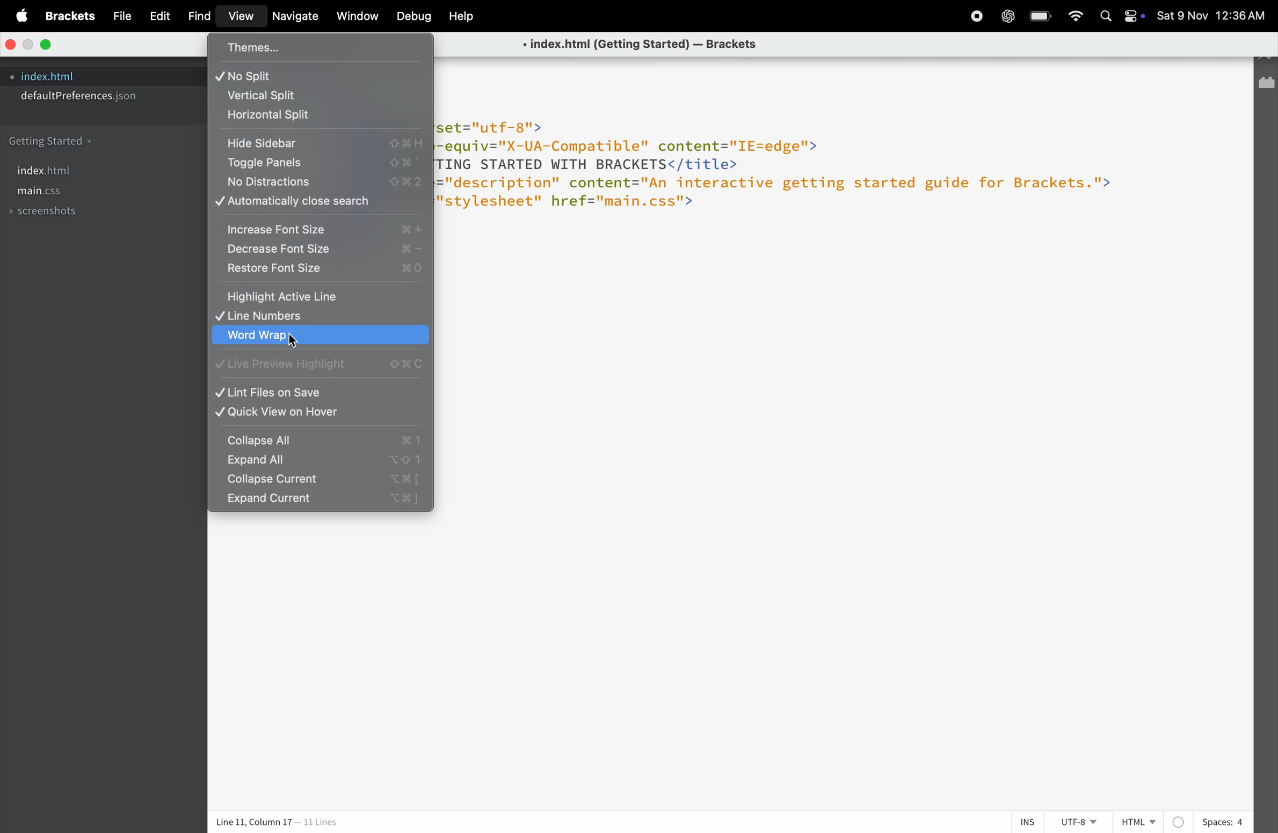 This screenshot has width=1278, height=833. What do you see at coordinates (24, 16) in the screenshot?
I see `apple menu` at bounding box center [24, 16].